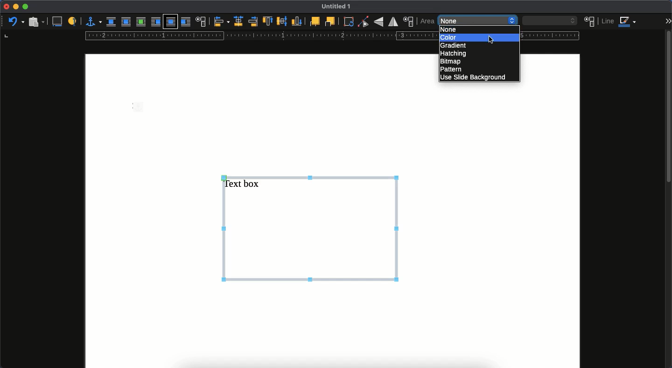  I want to click on pattern, so click(452, 70).